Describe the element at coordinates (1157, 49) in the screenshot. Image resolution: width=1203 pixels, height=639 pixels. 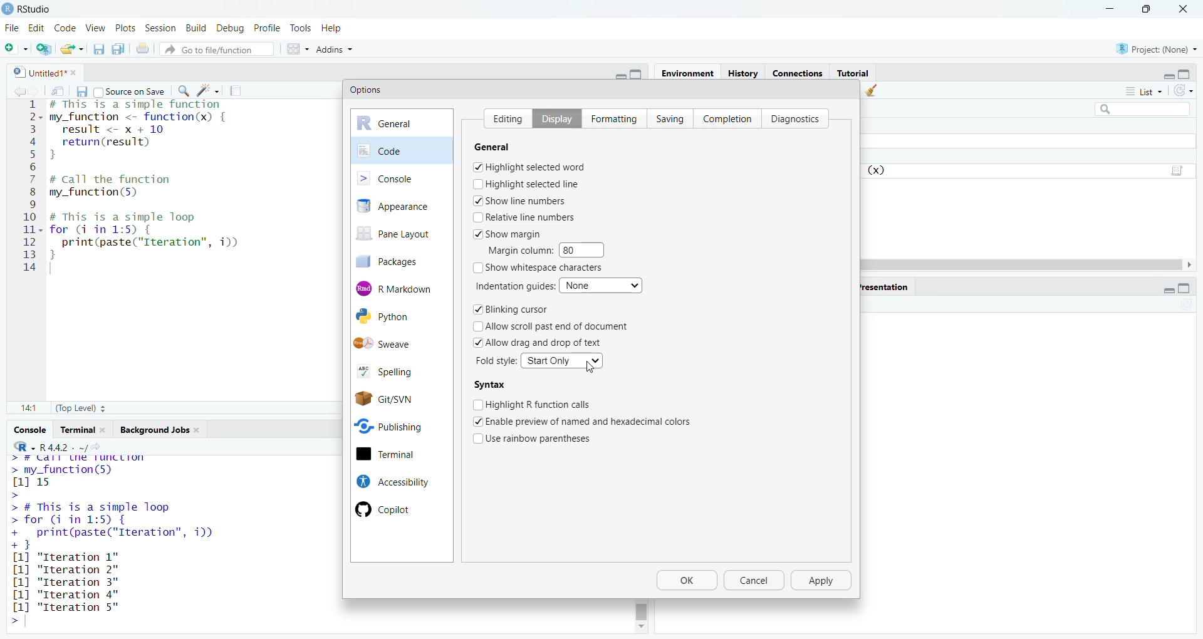
I see `project: (None)` at that location.